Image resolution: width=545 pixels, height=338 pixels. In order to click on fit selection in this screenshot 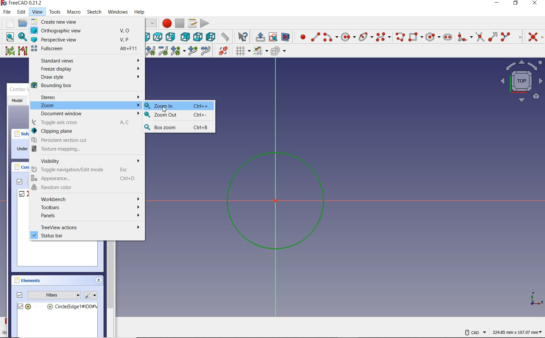, I will do `click(22, 37)`.